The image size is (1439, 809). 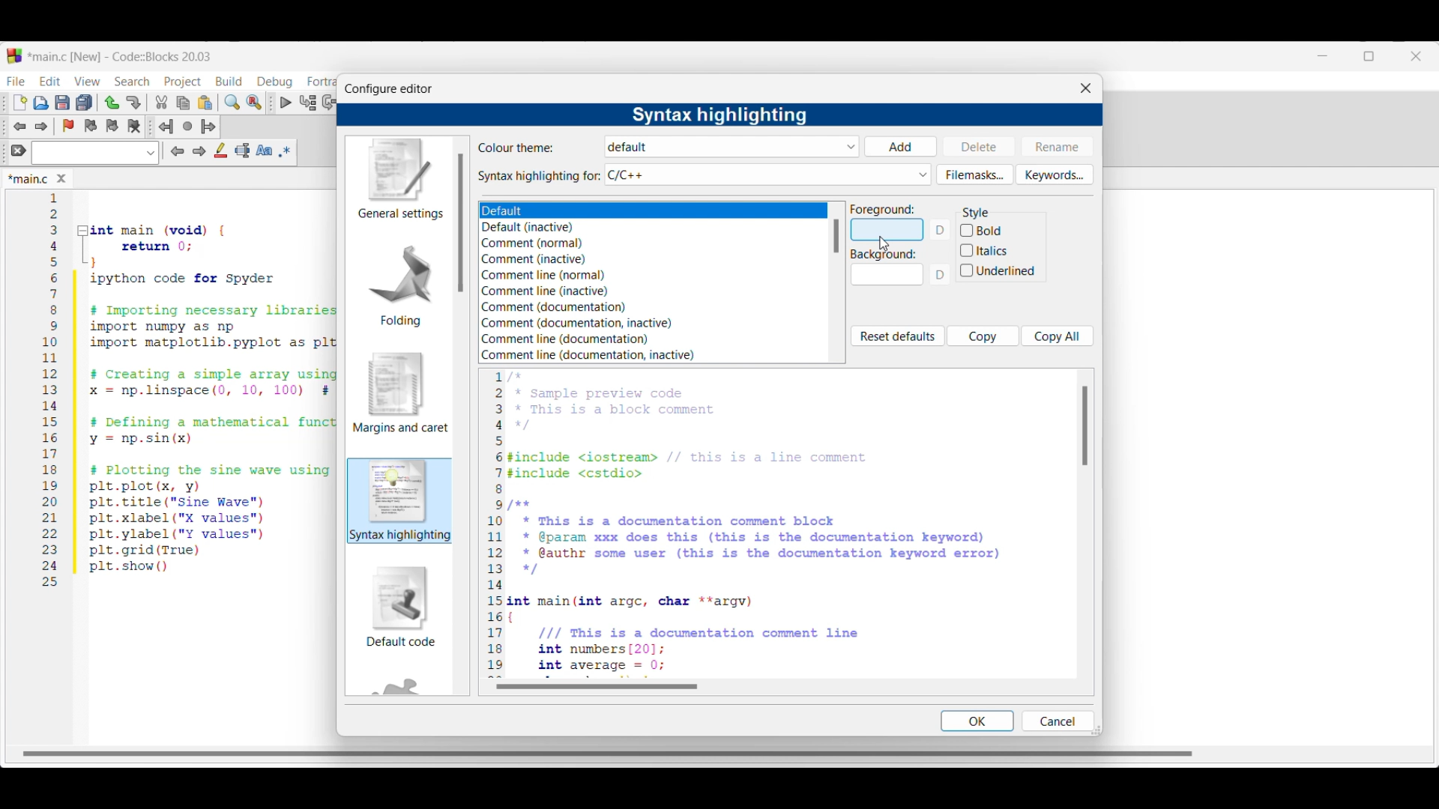 What do you see at coordinates (597, 686) in the screenshot?
I see `Horizontal slide bar` at bounding box center [597, 686].